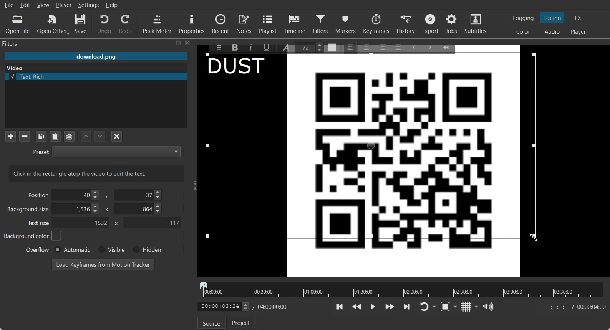 The image size is (610, 330). Describe the element at coordinates (332, 48) in the screenshot. I see `Text Color` at that location.